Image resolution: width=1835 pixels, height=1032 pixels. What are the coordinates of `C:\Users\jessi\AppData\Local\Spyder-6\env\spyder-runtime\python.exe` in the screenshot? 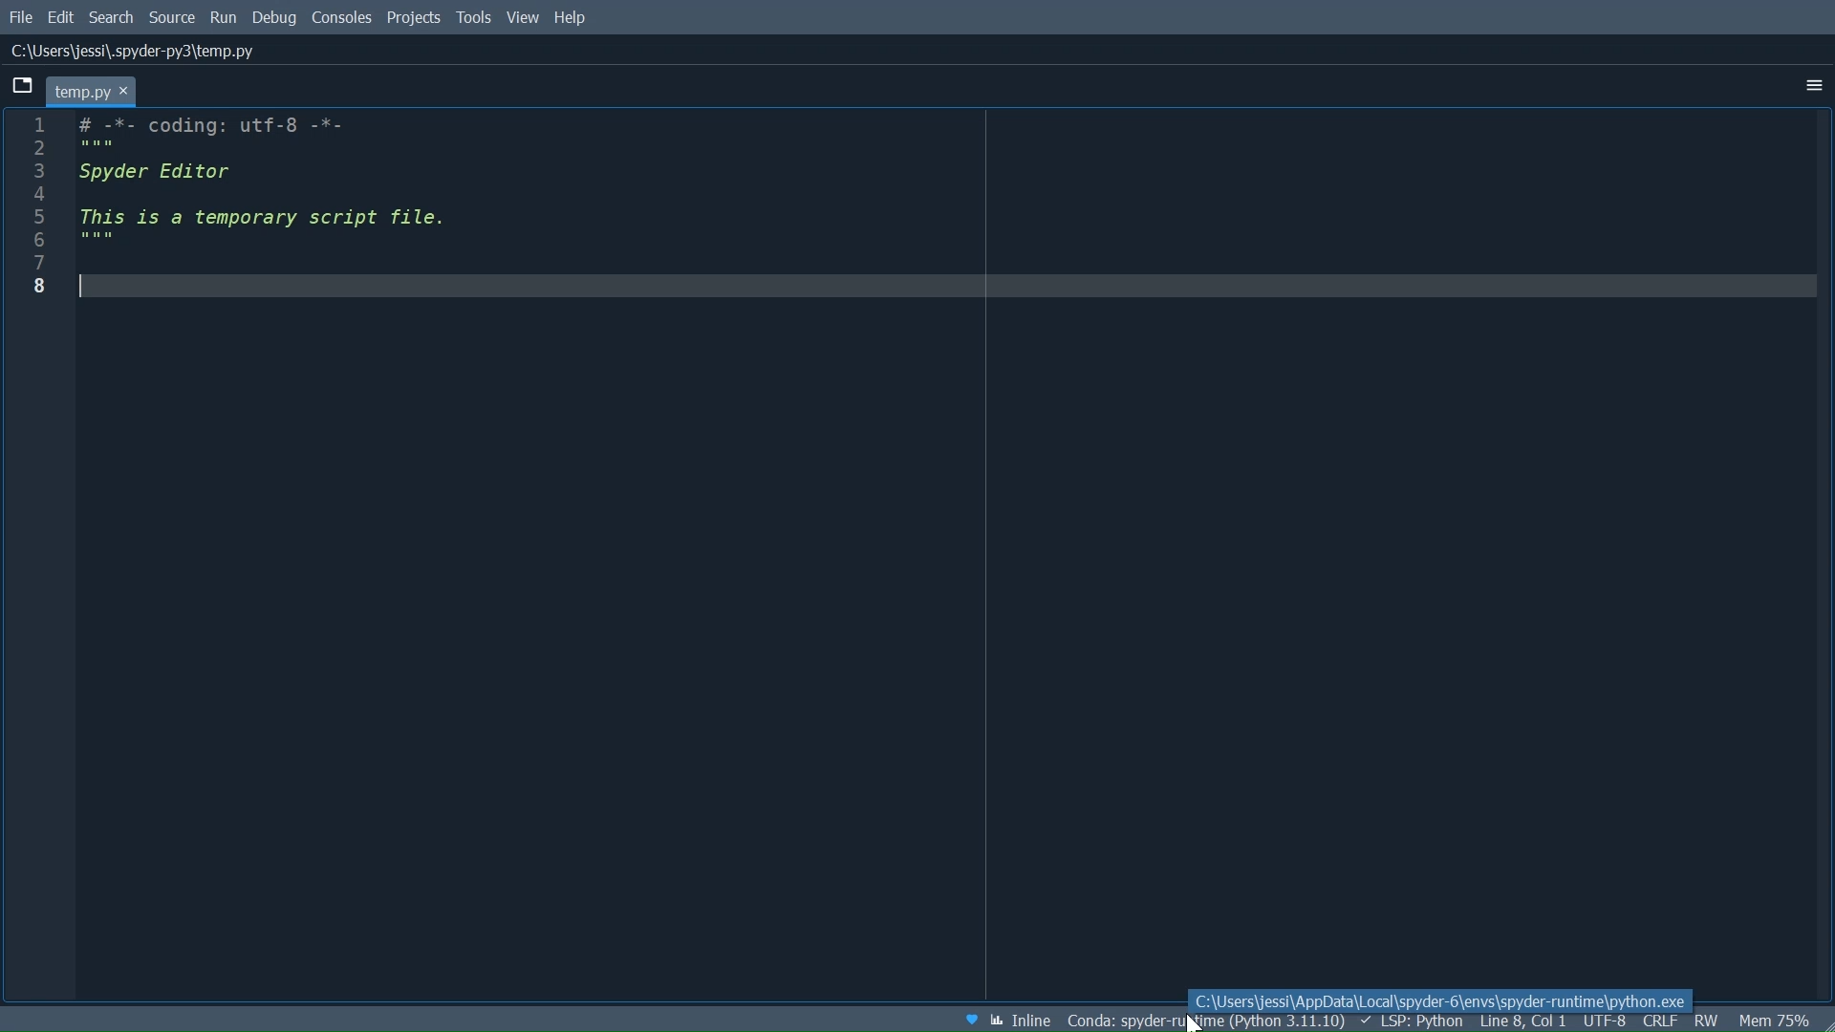 It's located at (1439, 997).